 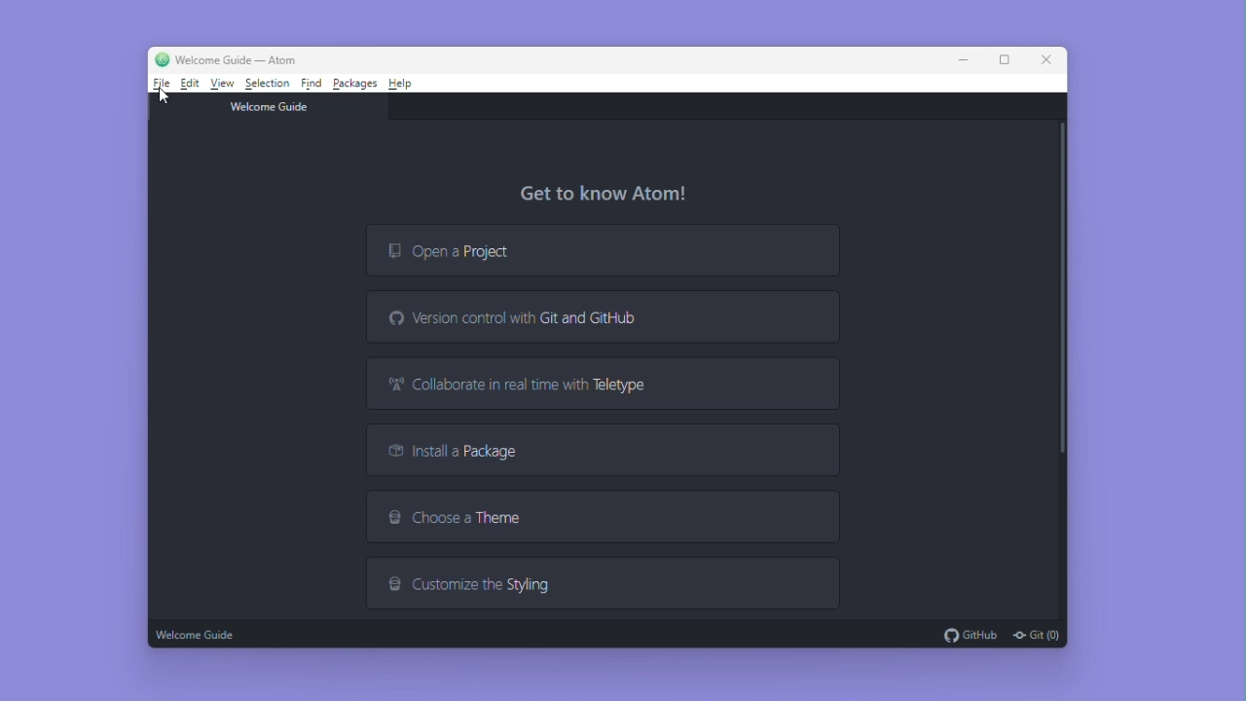 I want to click on Selection, so click(x=269, y=84).